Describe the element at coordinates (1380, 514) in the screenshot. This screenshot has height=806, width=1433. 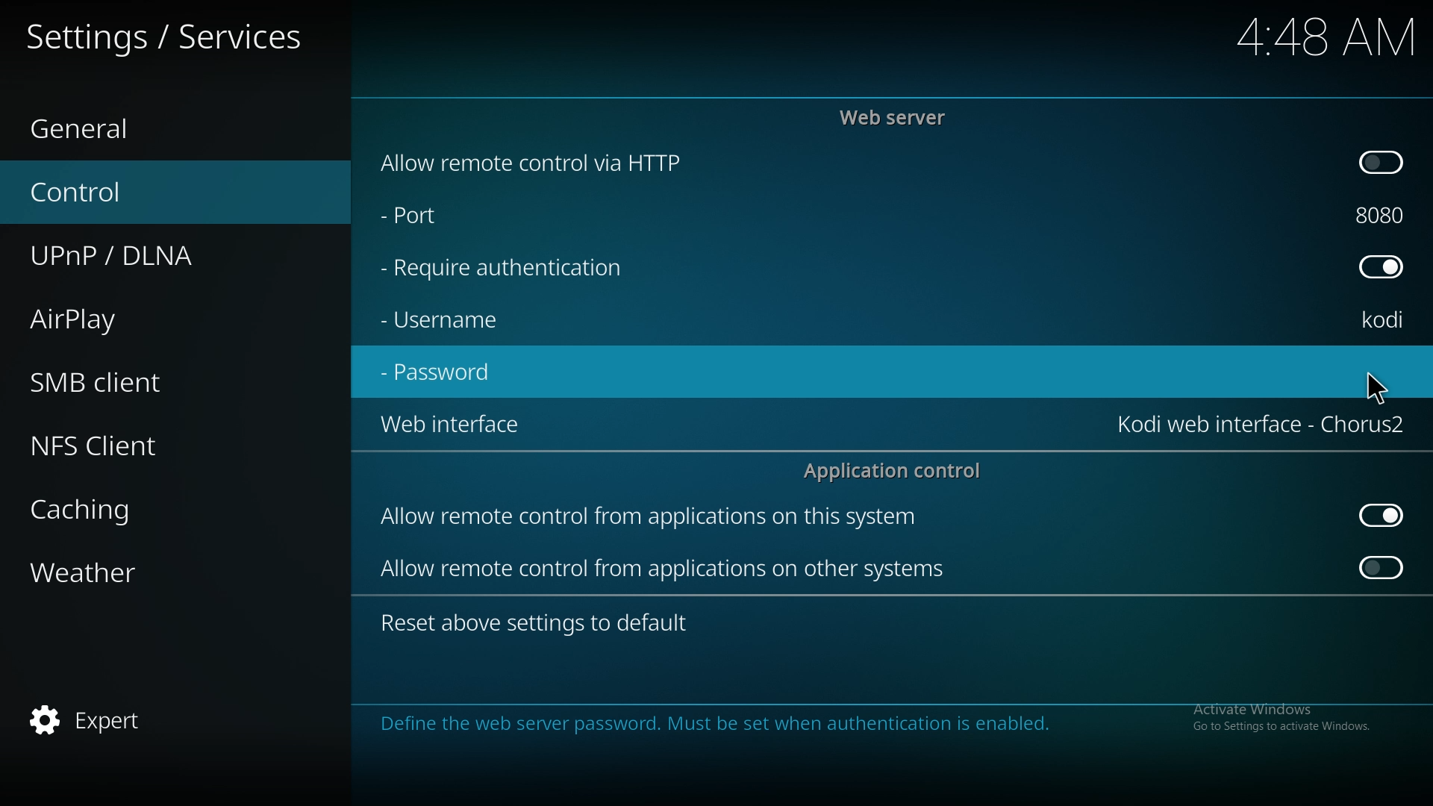
I see `off` at that location.